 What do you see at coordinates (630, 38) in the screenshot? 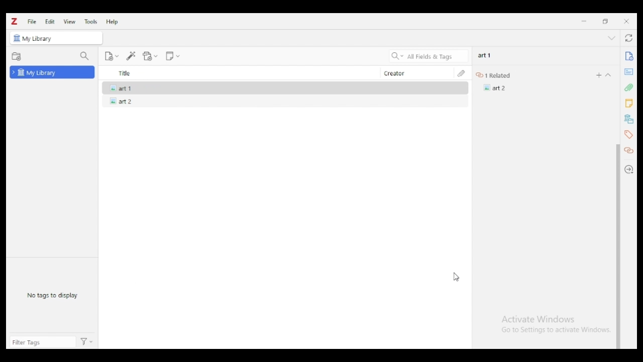
I see `sync with zotero.org` at bounding box center [630, 38].